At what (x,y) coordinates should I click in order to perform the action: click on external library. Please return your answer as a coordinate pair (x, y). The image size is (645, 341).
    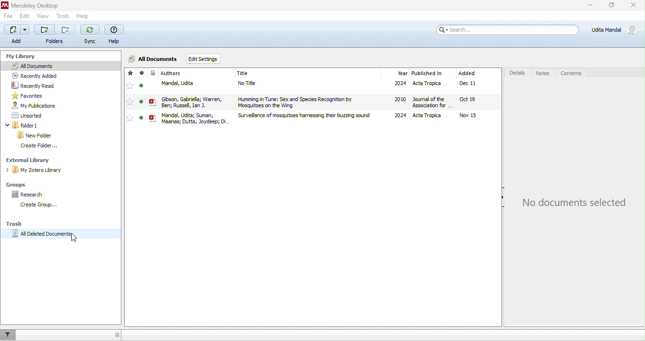
    Looking at the image, I should click on (30, 159).